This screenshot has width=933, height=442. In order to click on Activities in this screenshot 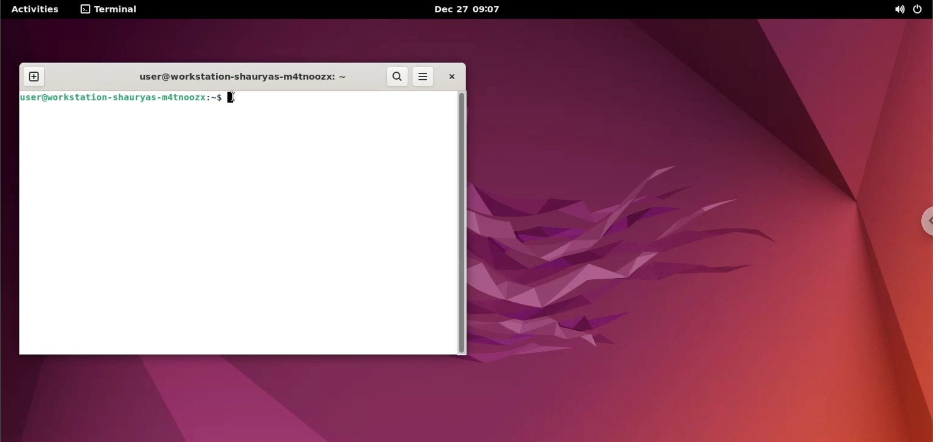, I will do `click(36, 9)`.